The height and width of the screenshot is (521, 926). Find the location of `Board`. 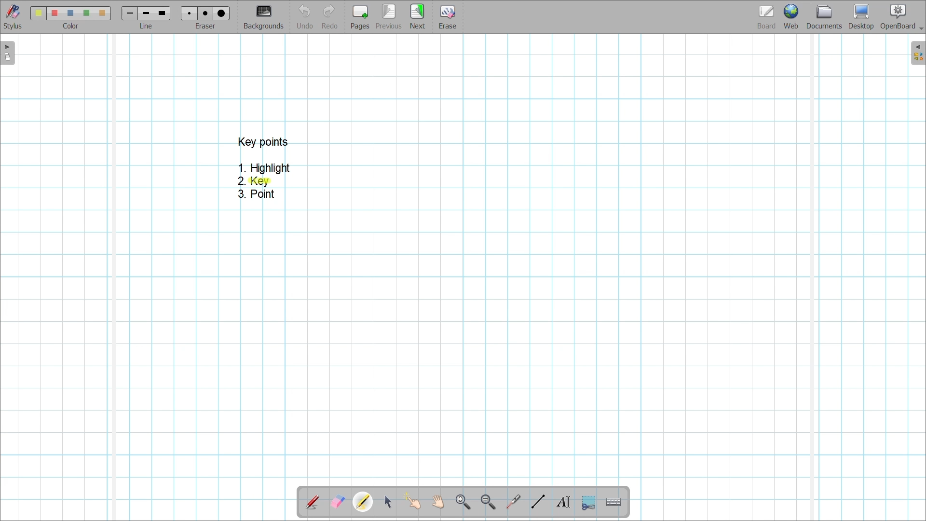

Board is located at coordinates (767, 17).